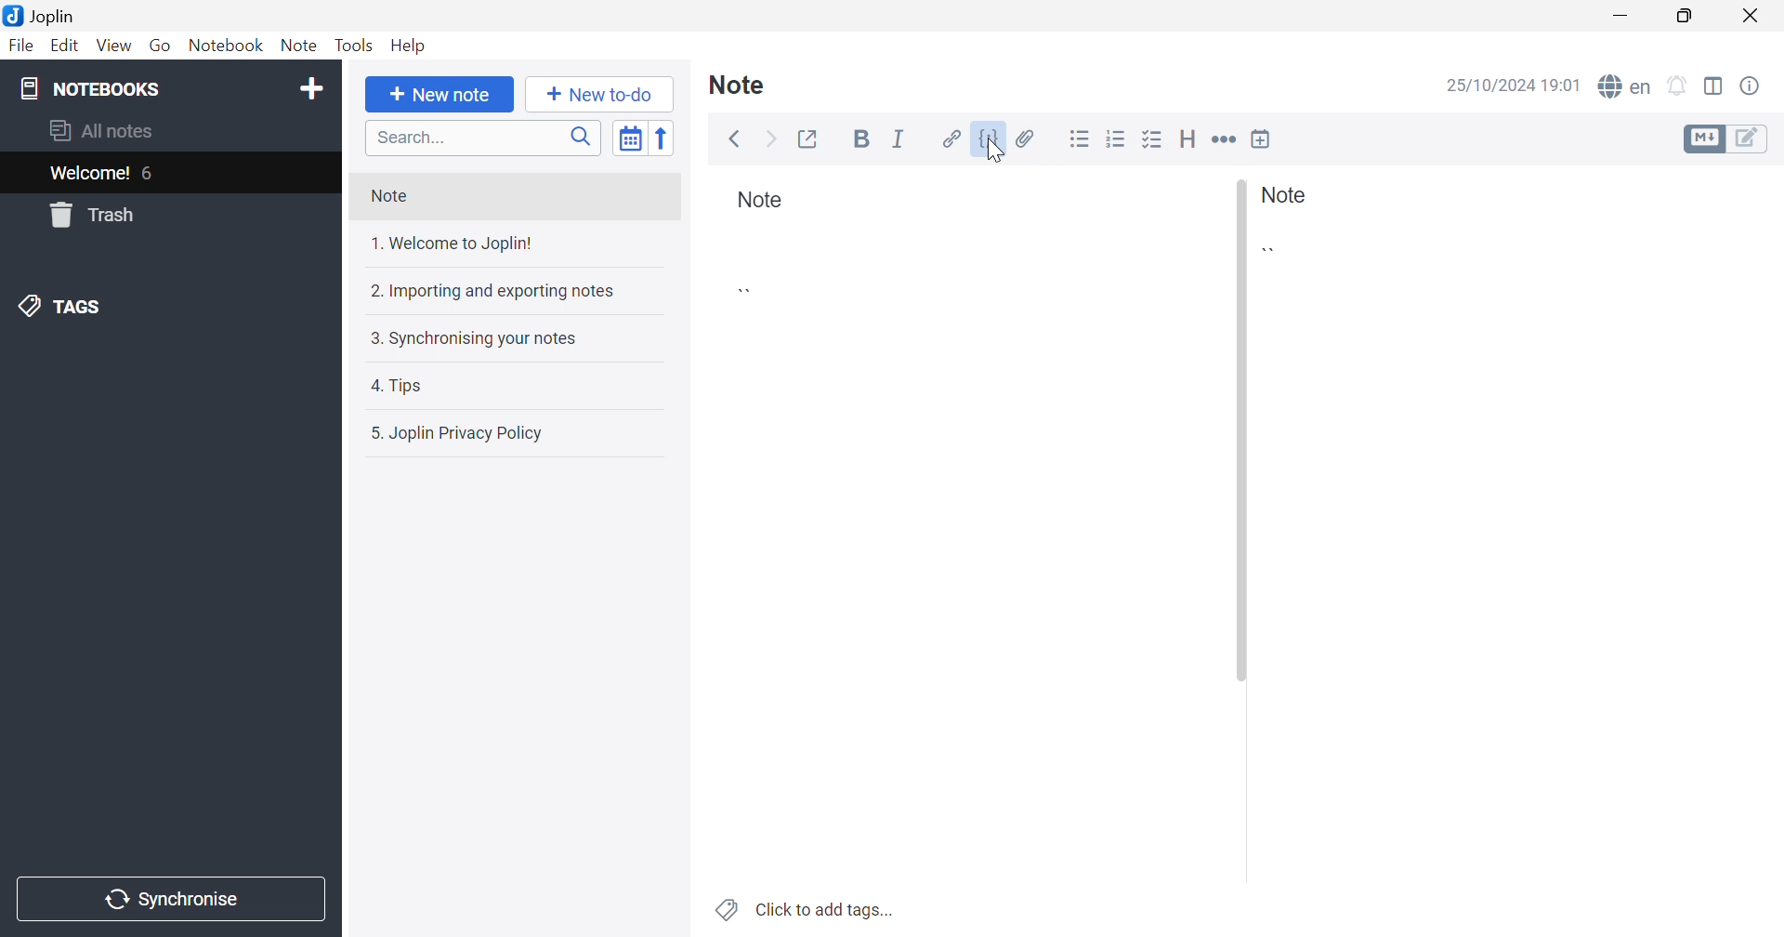 The height and width of the screenshot is (937, 1784). What do you see at coordinates (110, 130) in the screenshot?
I see `All notes` at bounding box center [110, 130].